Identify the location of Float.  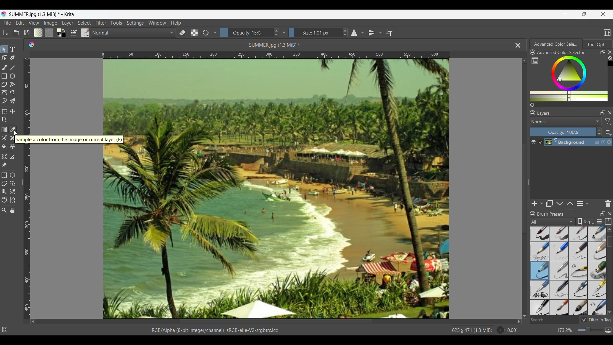
(603, 213).